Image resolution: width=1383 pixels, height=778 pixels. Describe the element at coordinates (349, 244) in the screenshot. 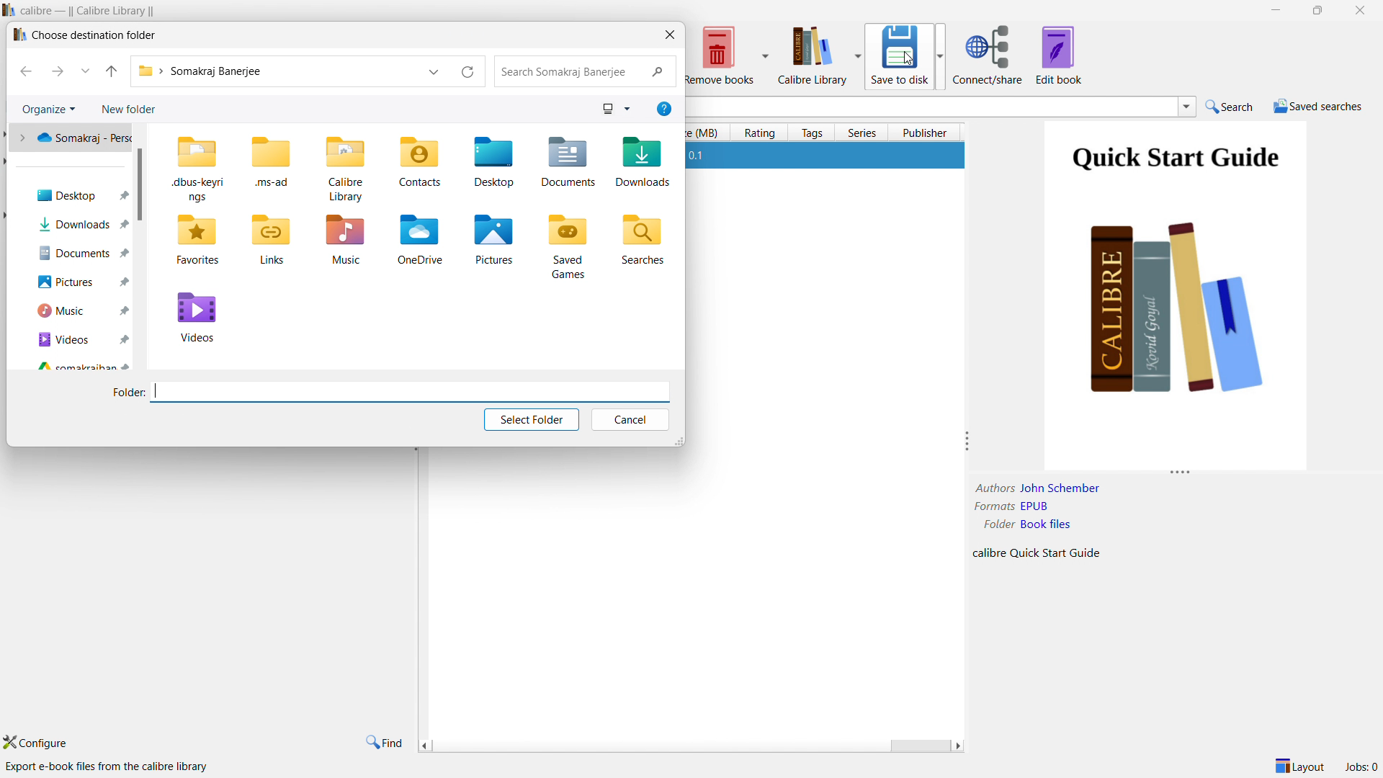

I see `Music` at that location.